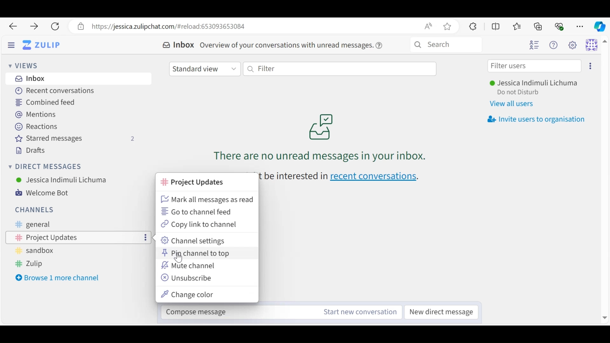 This screenshot has height=343, width=610. Describe the element at coordinates (555, 45) in the screenshot. I see `Help Menu` at that location.